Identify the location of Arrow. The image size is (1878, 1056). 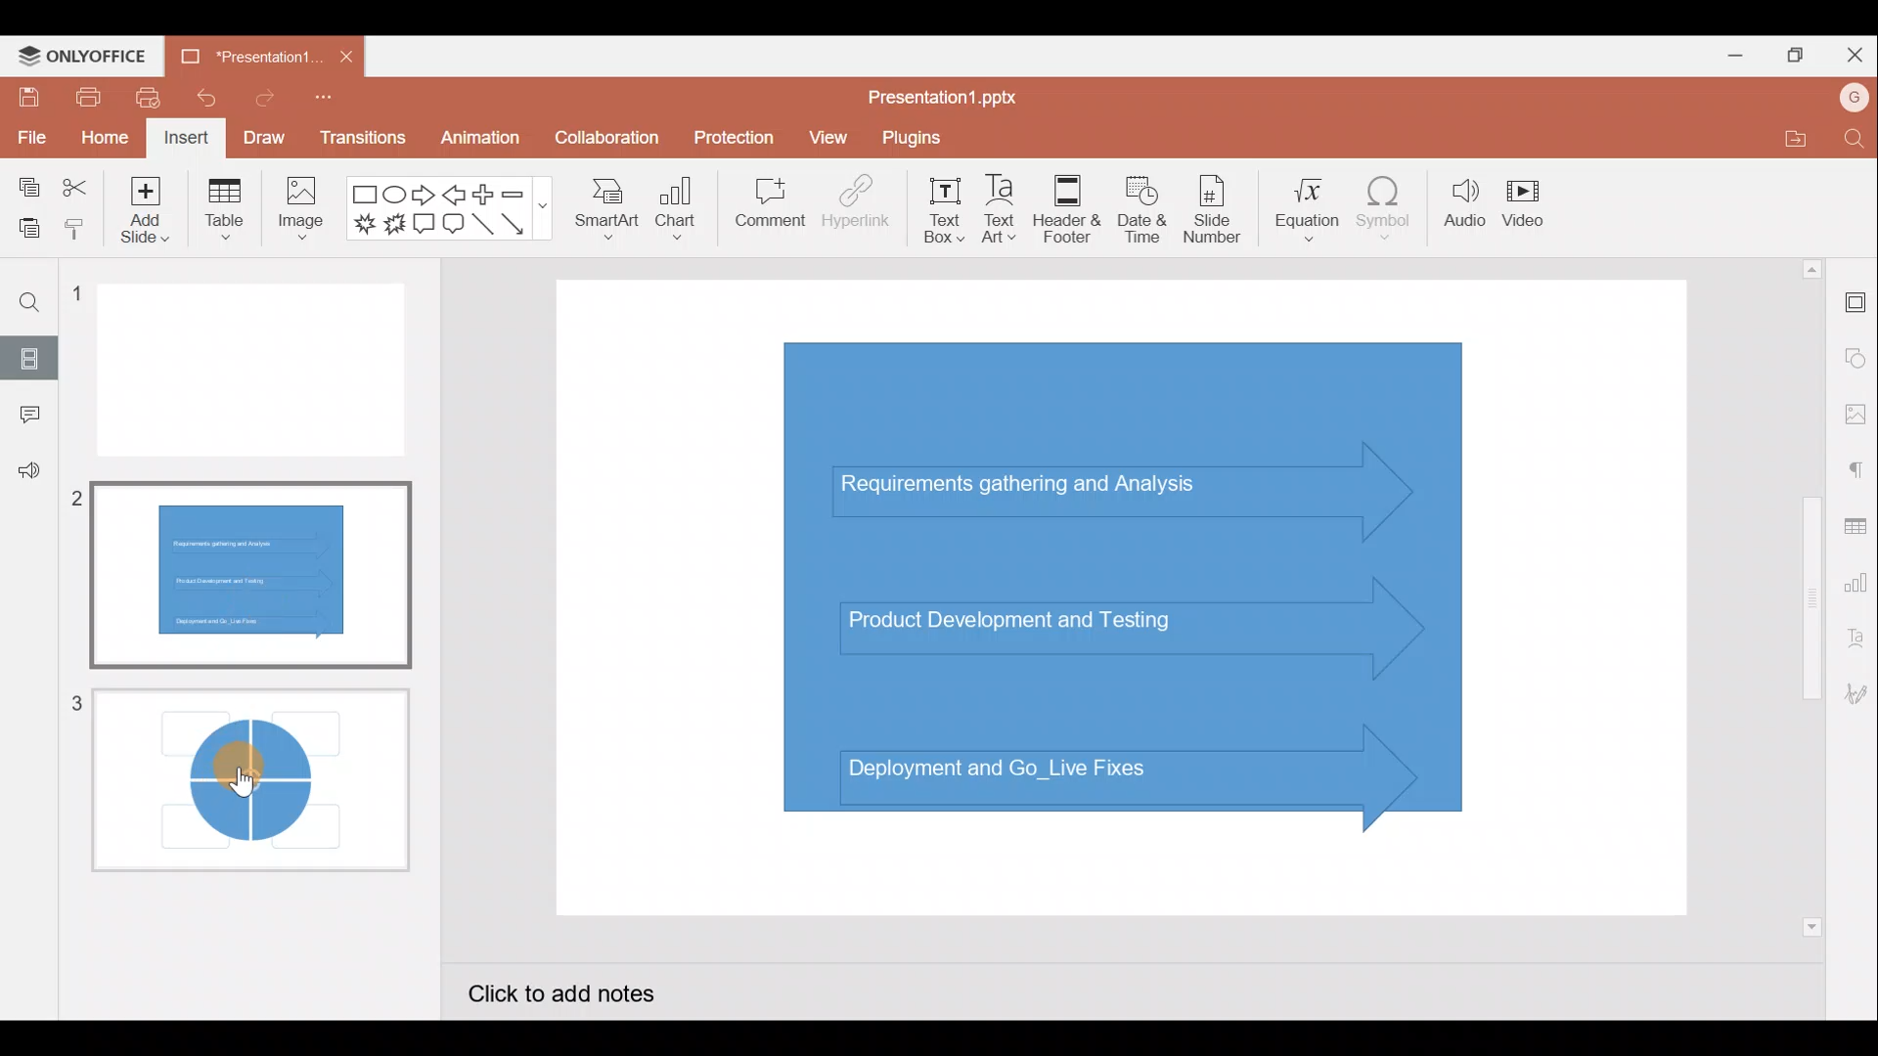
(517, 224).